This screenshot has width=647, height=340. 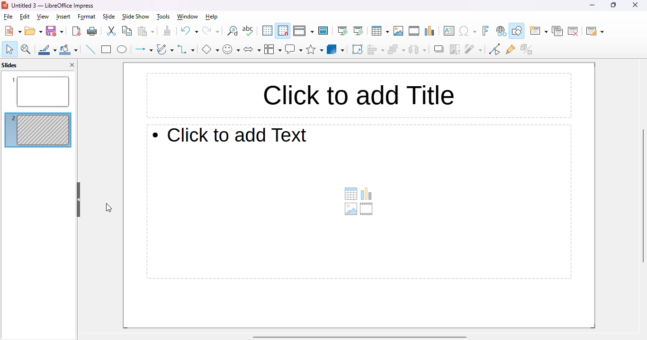 What do you see at coordinates (73, 64) in the screenshot?
I see `close pane` at bounding box center [73, 64].